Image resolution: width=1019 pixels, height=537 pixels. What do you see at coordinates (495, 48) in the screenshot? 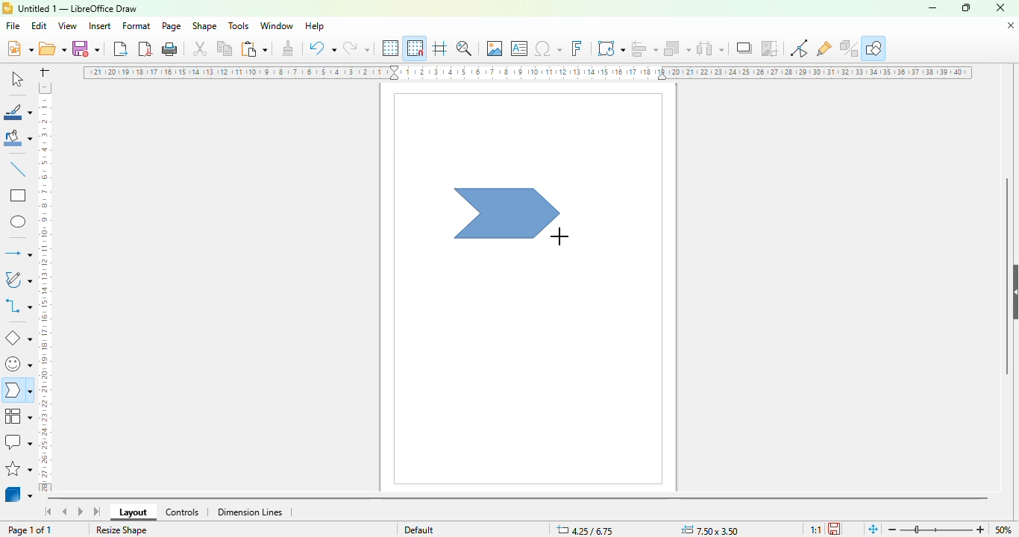
I see `insert image` at bounding box center [495, 48].